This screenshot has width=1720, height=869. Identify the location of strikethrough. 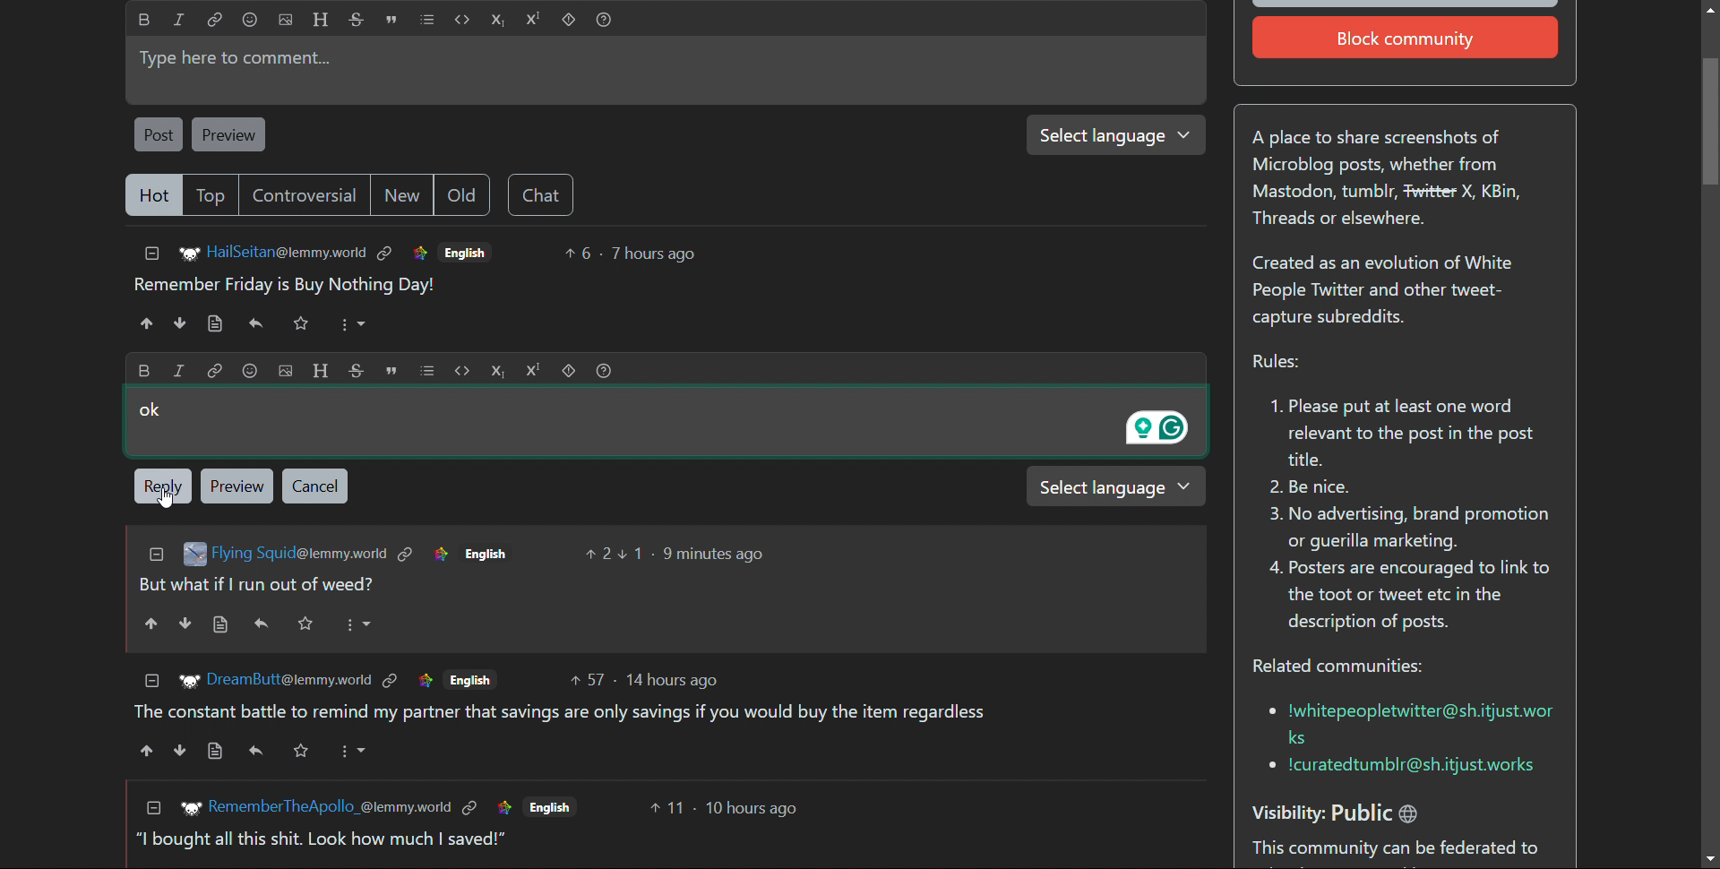
(357, 19).